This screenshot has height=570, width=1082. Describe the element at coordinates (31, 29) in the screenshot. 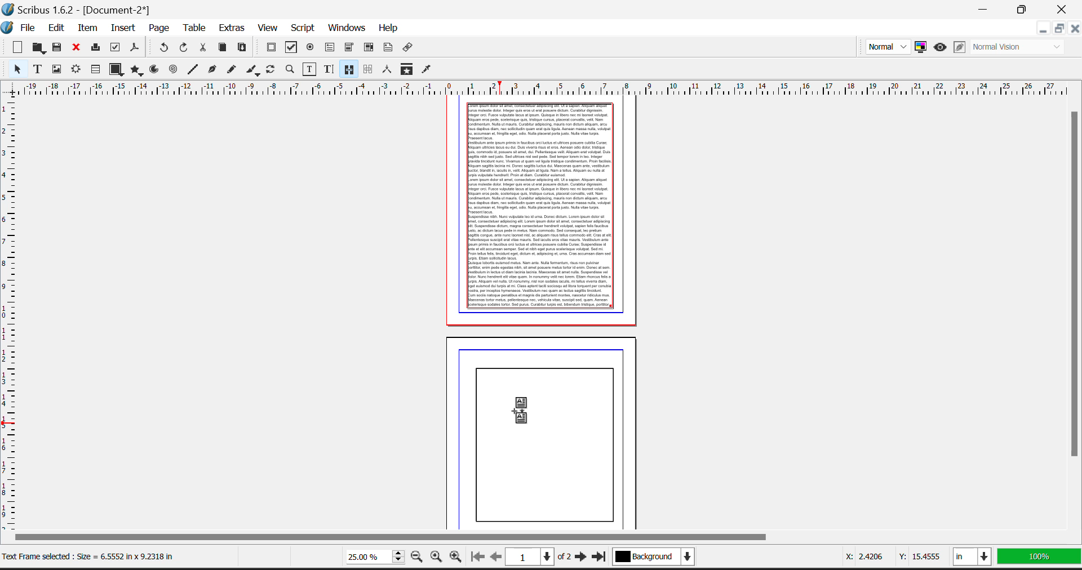

I see `File` at that location.